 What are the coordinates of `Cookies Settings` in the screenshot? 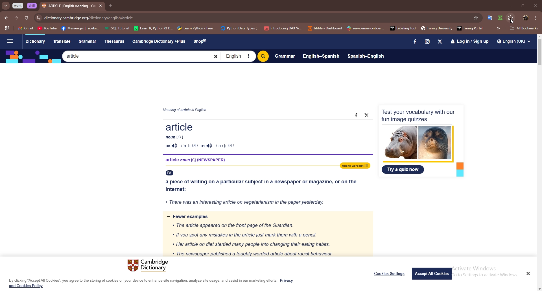 It's located at (390, 273).